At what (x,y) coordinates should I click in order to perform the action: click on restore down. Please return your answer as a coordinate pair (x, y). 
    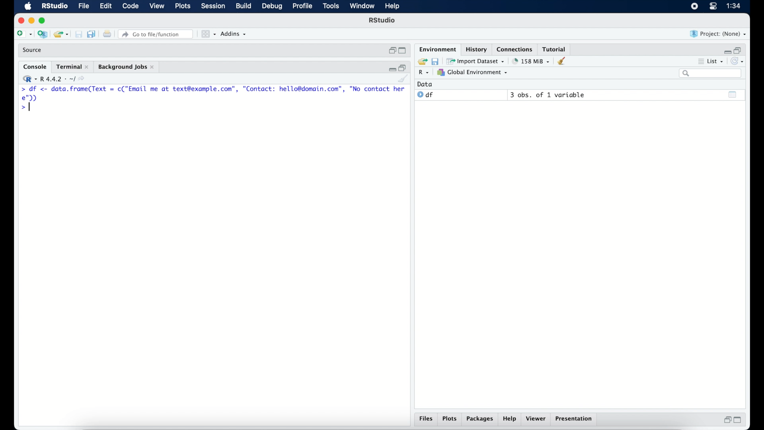
    Looking at the image, I should click on (391, 51).